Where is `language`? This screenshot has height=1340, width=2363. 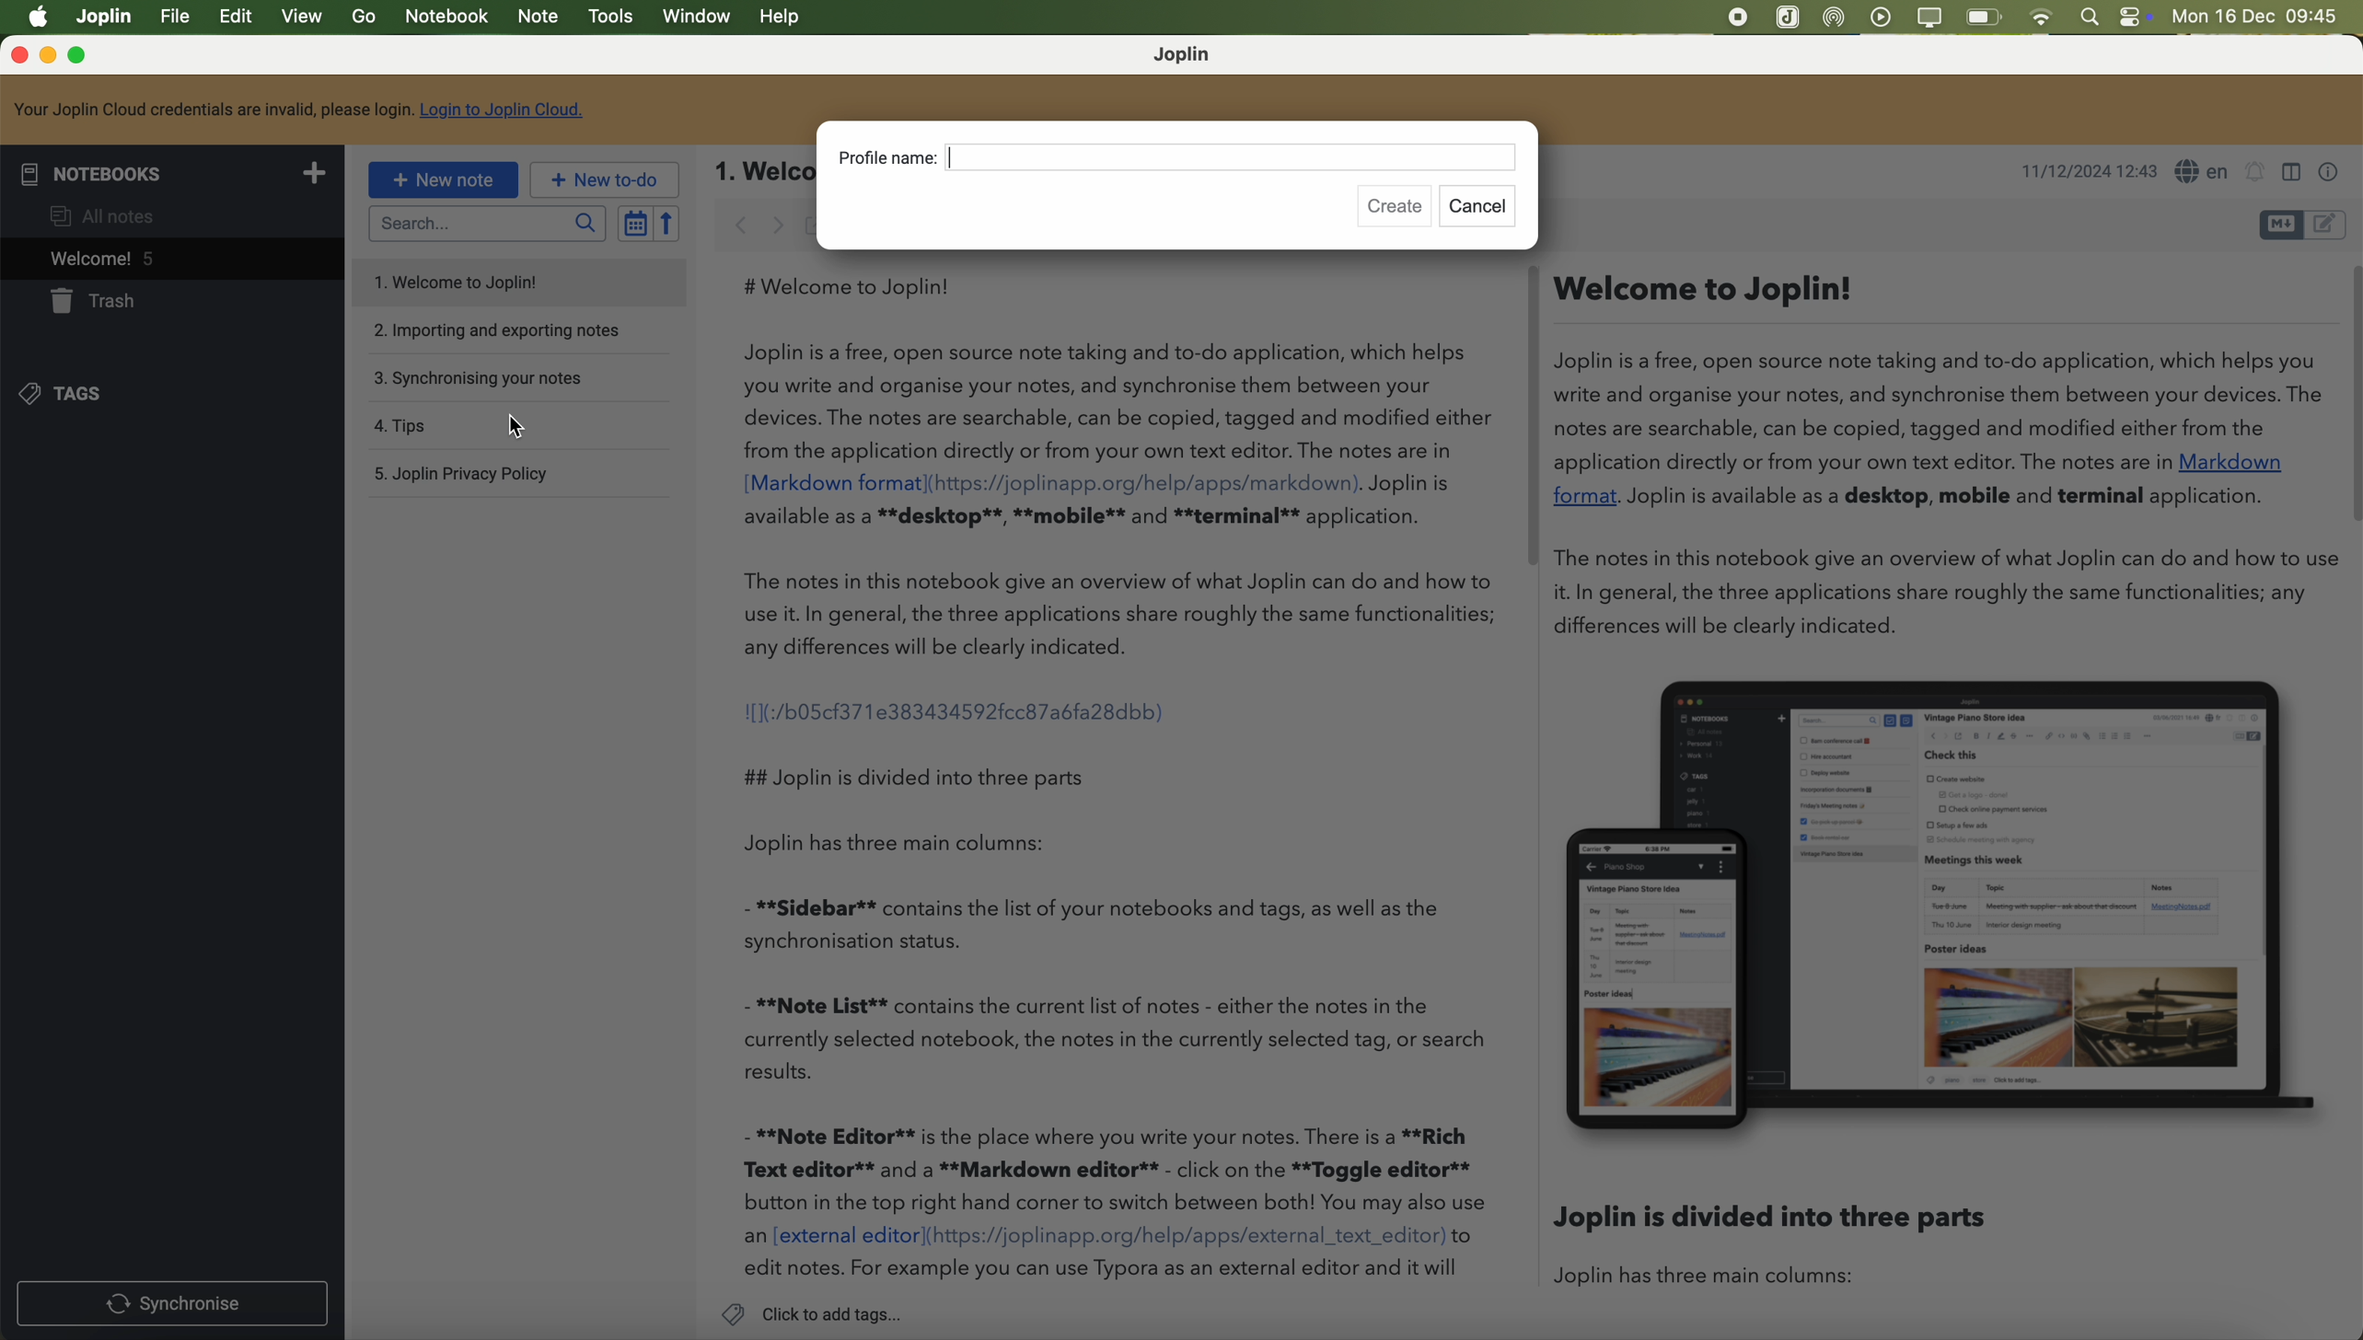
language is located at coordinates (2204, 171).